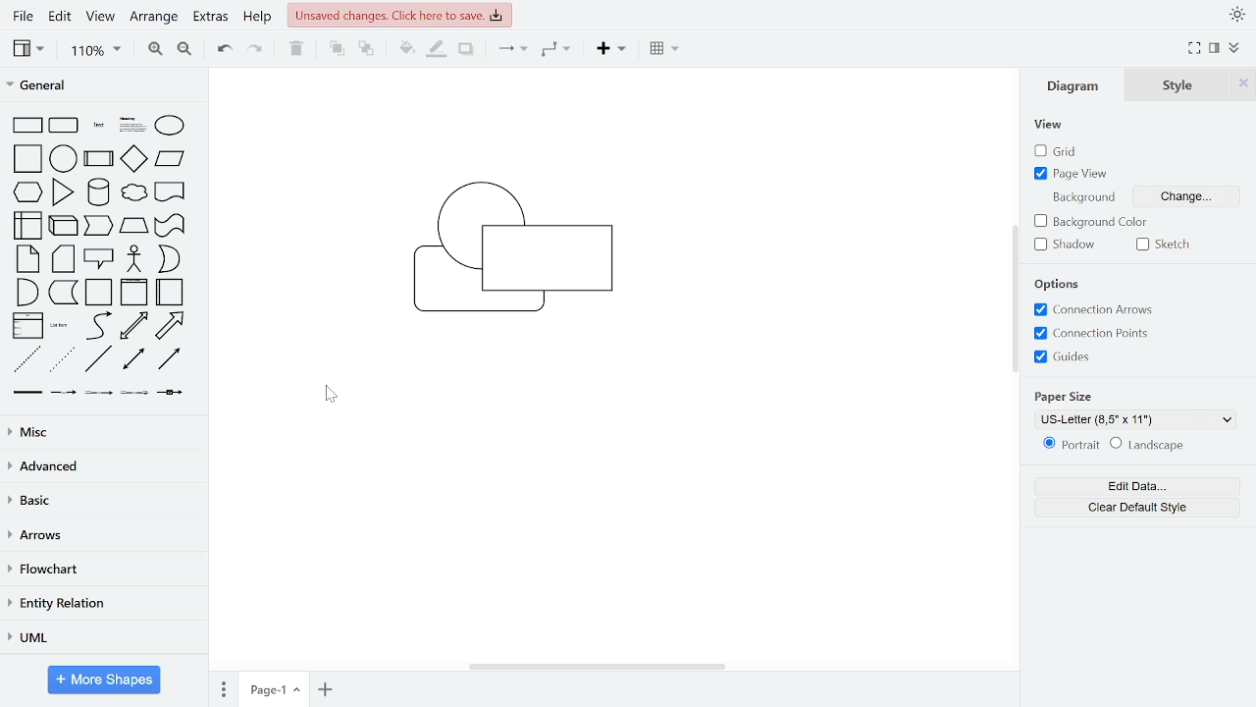 The width and height of the screenshot is (1256, 707). Describe the element at coordinates (1246, 84) in the screenshot. I see `close` at that location.